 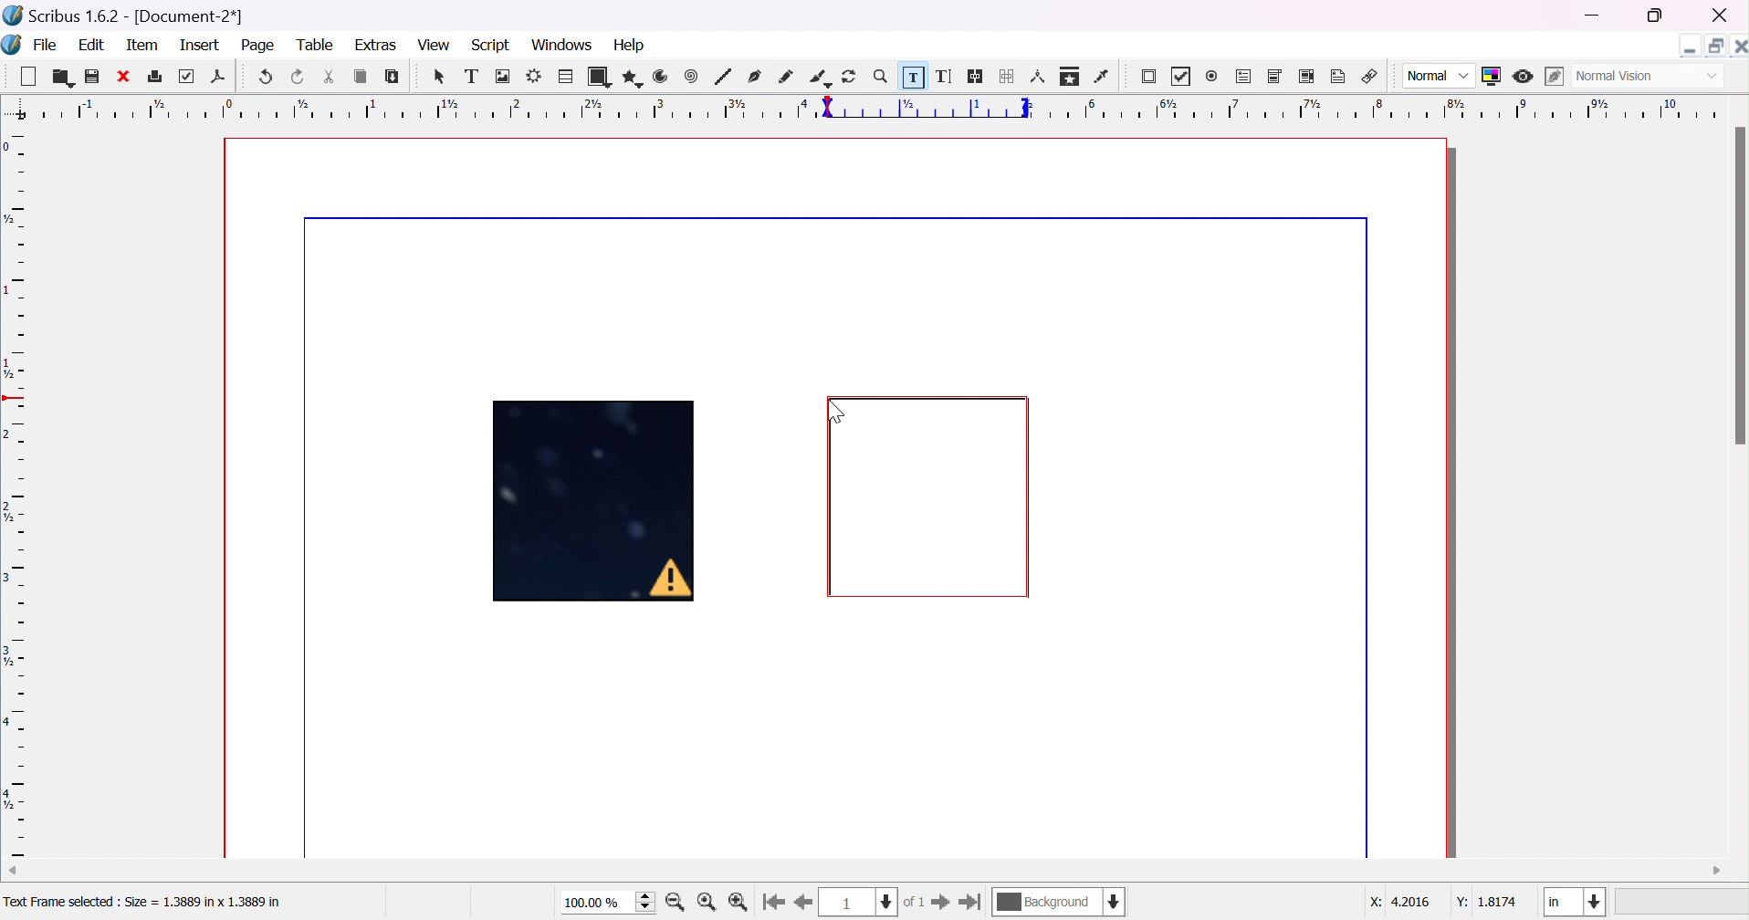 What do you see at coordinates (1722, 16) in the screenshot?
I see `close` at bounding box center [1722, 16].